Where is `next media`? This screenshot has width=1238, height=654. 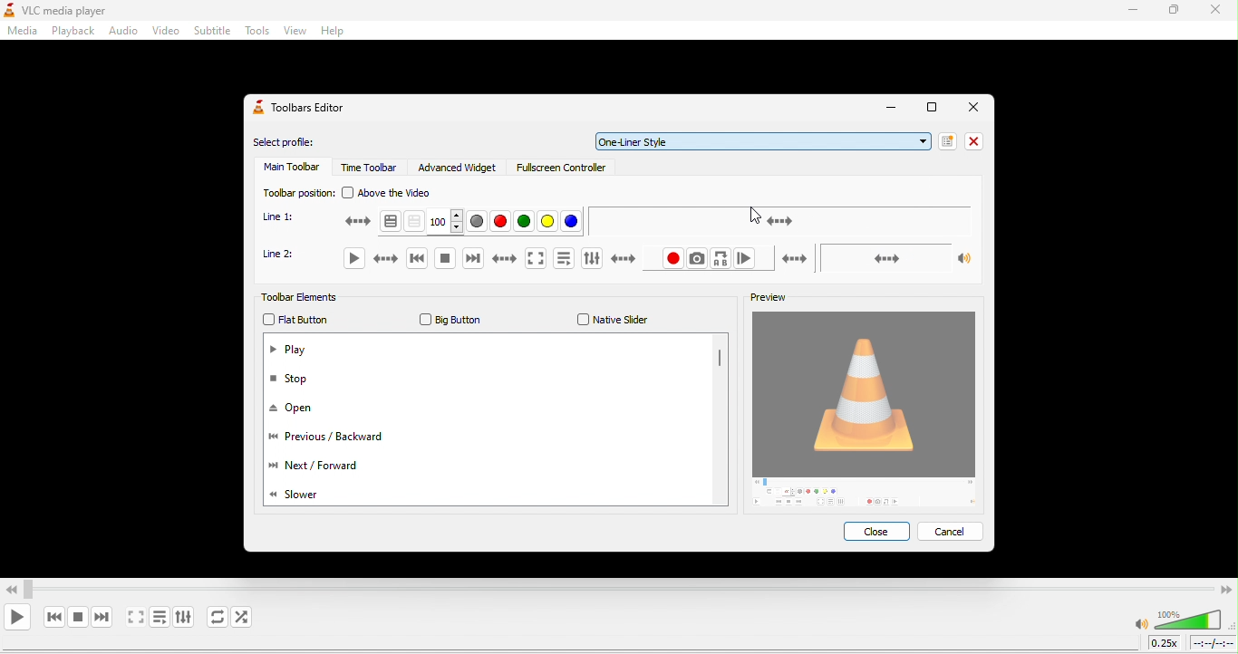 next media is located at coordinates (472, 256).